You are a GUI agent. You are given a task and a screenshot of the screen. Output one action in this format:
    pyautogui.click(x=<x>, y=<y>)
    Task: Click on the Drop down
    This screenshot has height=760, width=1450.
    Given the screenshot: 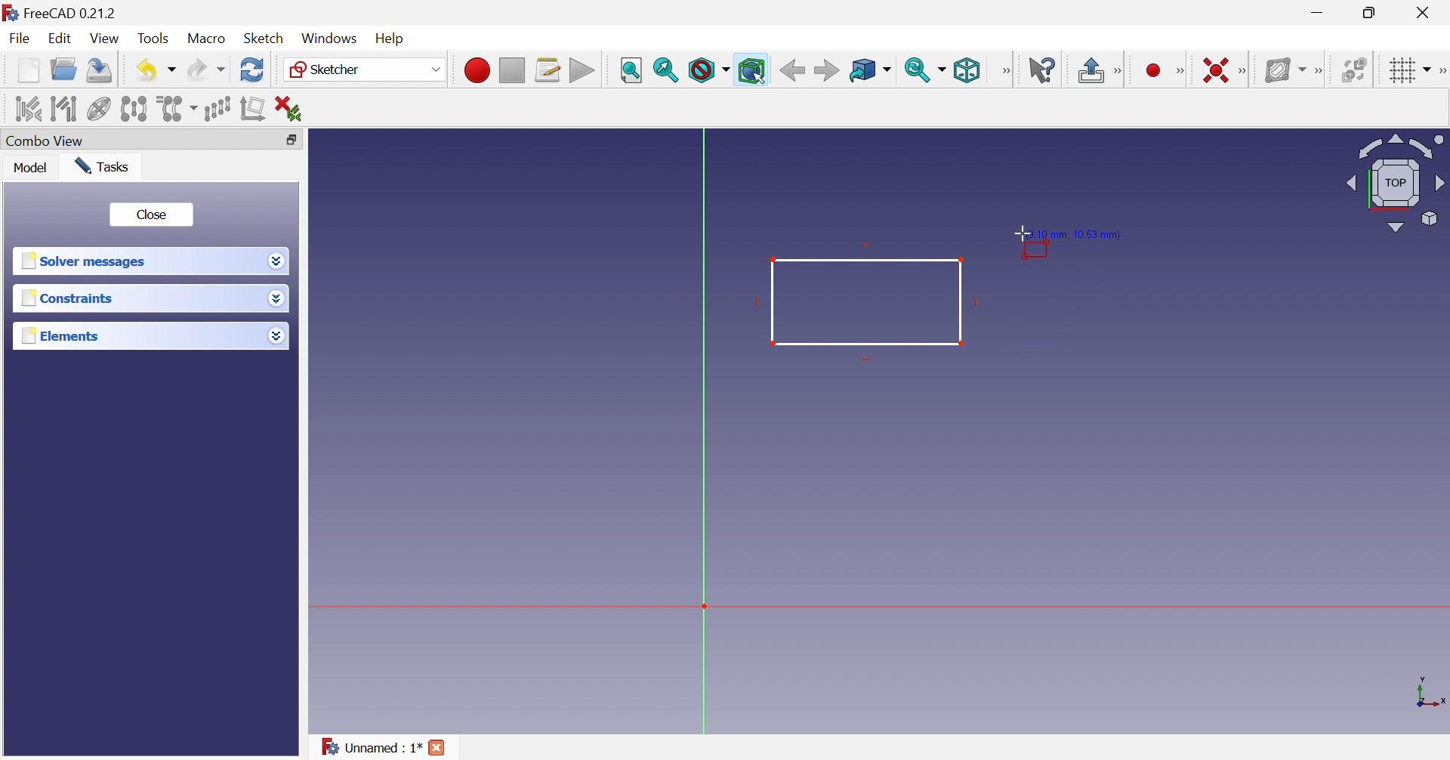 What is the action you would take?
    pyautogui.click(x=279, y=262)
    